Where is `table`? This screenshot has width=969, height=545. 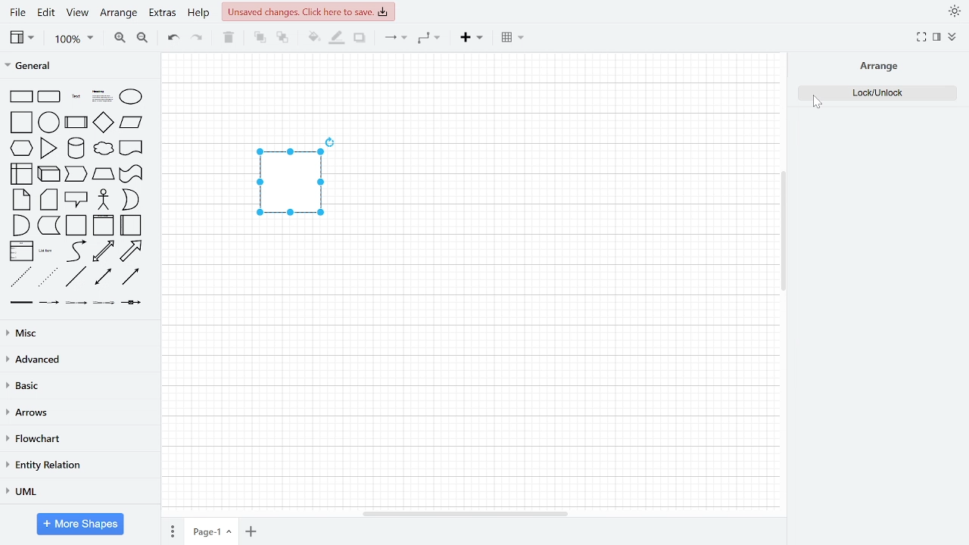 table is located at coordinates (512, 39).